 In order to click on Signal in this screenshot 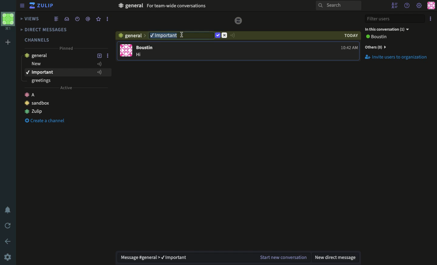, I will do `click(233, 35)`.